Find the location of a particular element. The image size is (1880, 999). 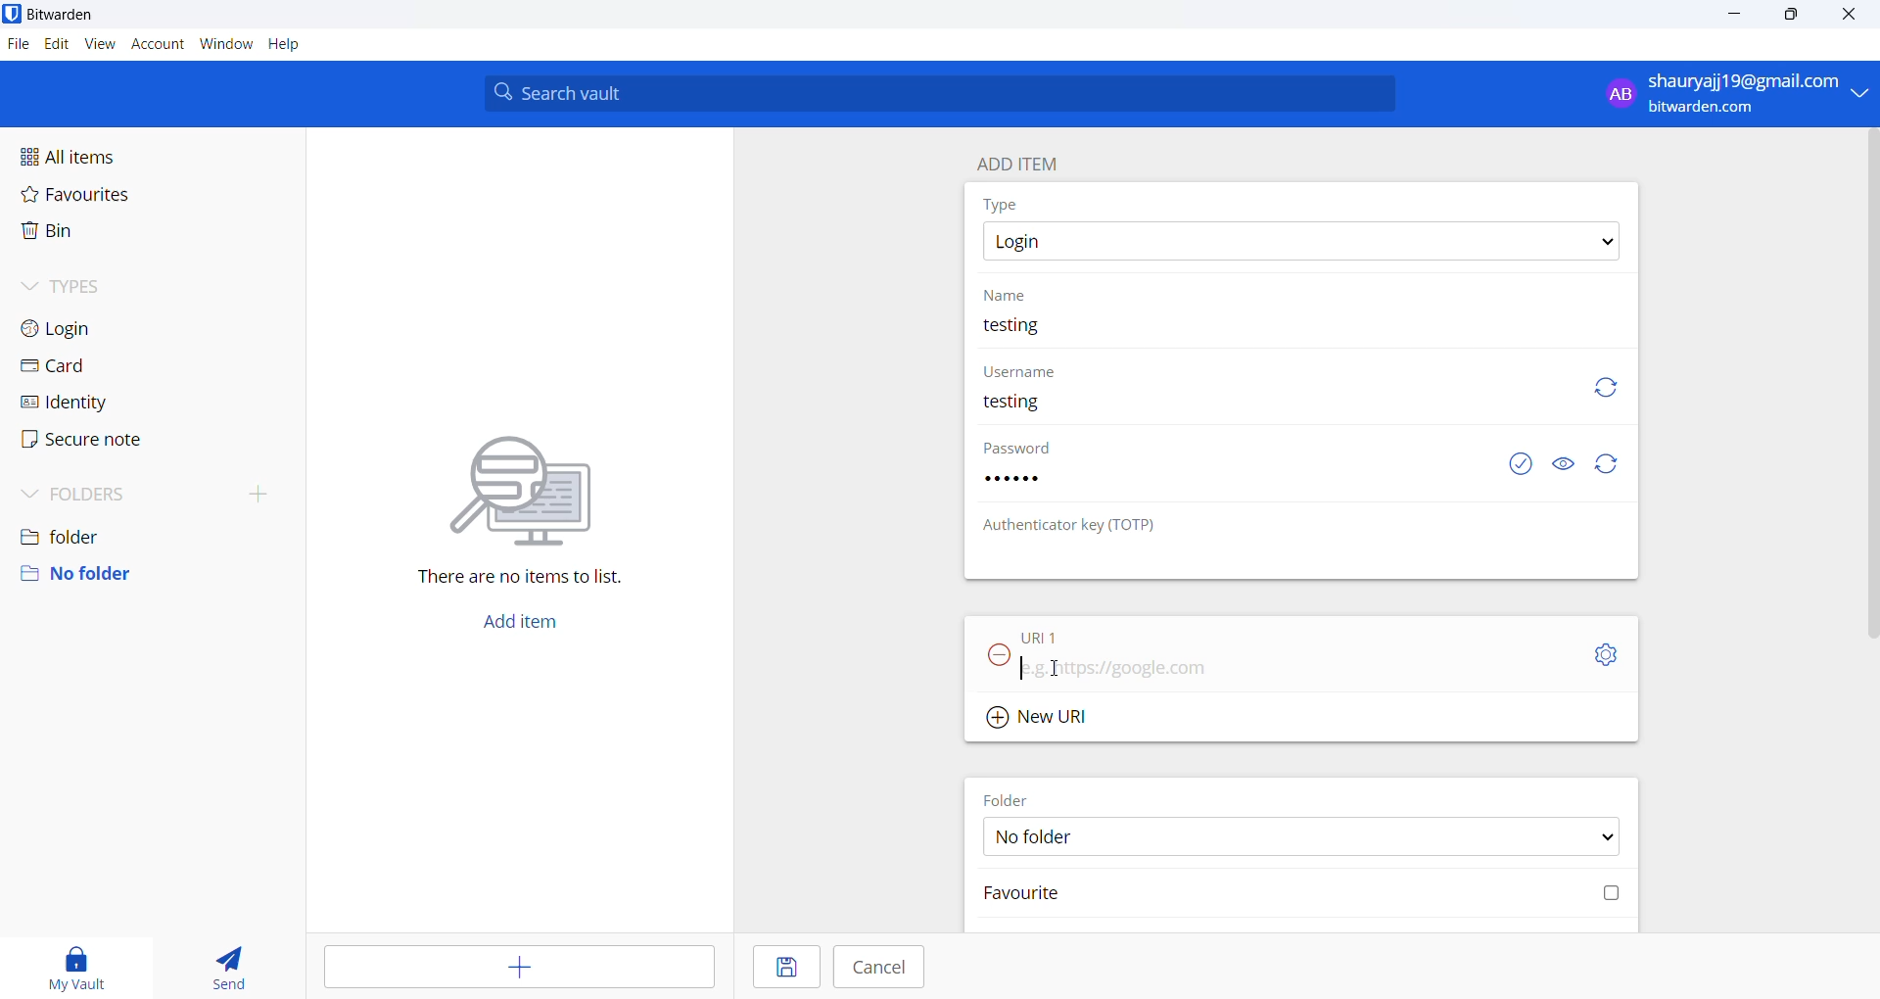

add button is located at coordinates (518, 625).